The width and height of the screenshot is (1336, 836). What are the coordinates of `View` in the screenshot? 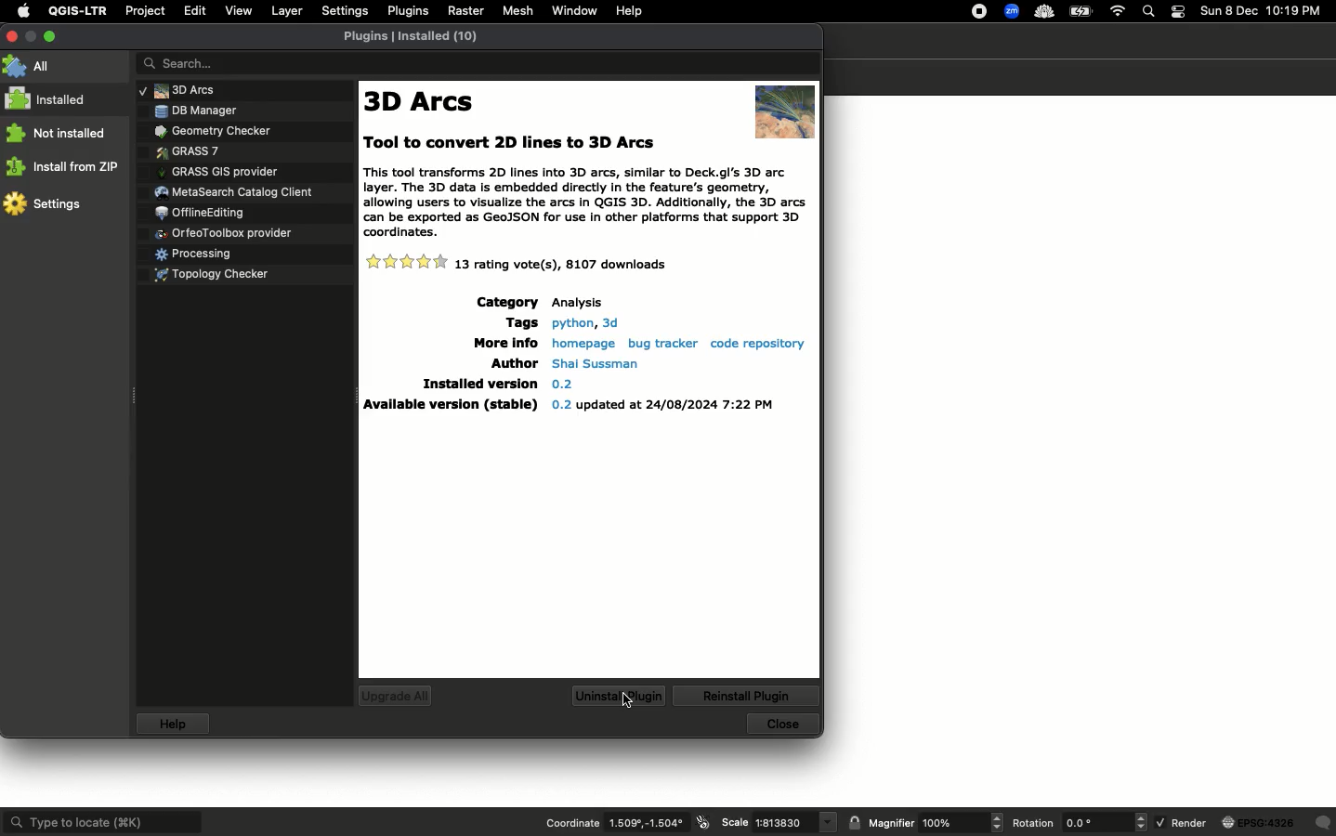 It's located at (238, 11).